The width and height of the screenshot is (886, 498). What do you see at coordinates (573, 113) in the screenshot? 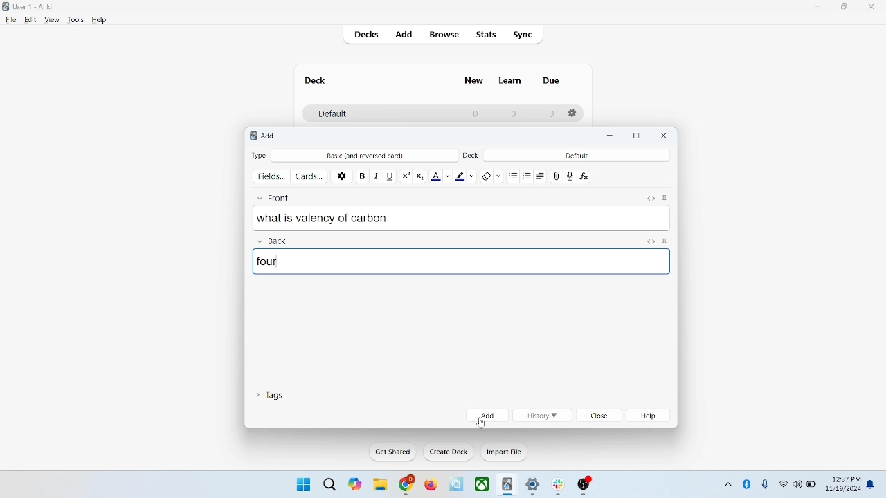
I see `options` at bounding box center [573, 113].